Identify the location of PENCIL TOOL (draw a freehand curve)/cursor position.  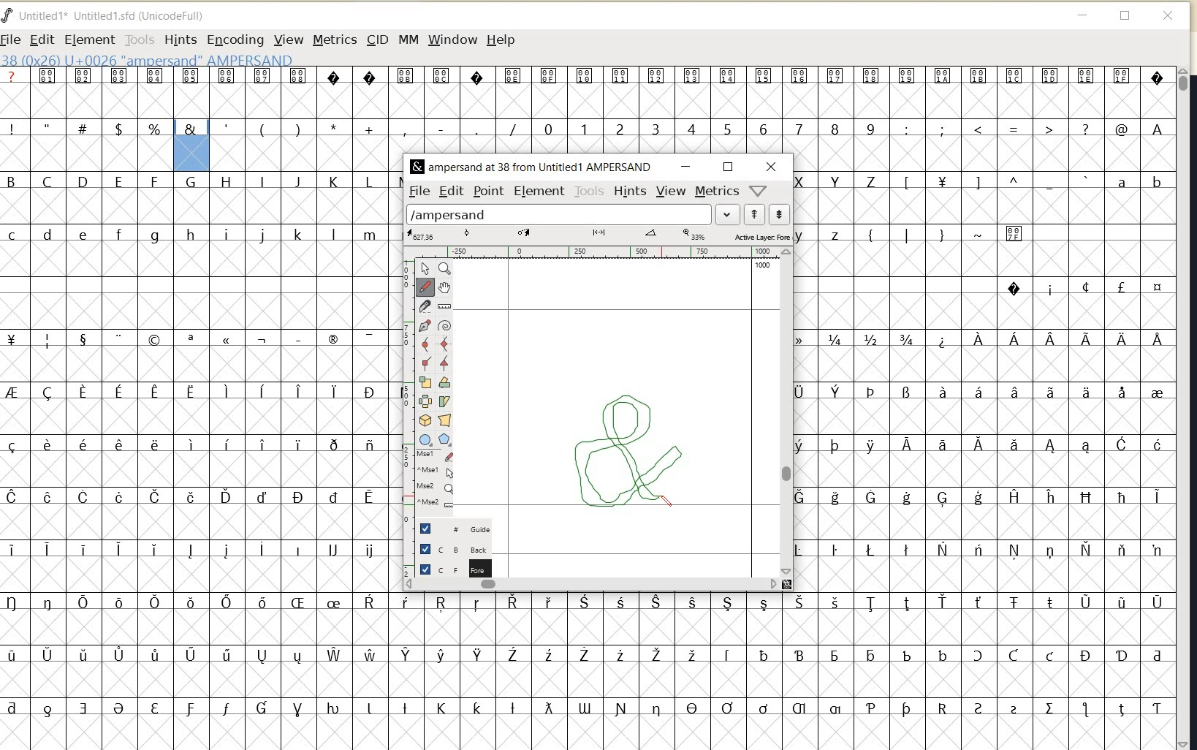
(667, 501).